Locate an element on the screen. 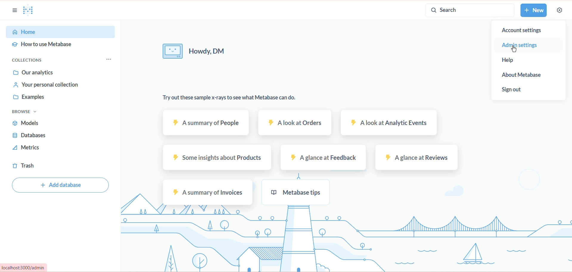 The image size is (572, 272). admin settings is located at coordinates (522, 47).